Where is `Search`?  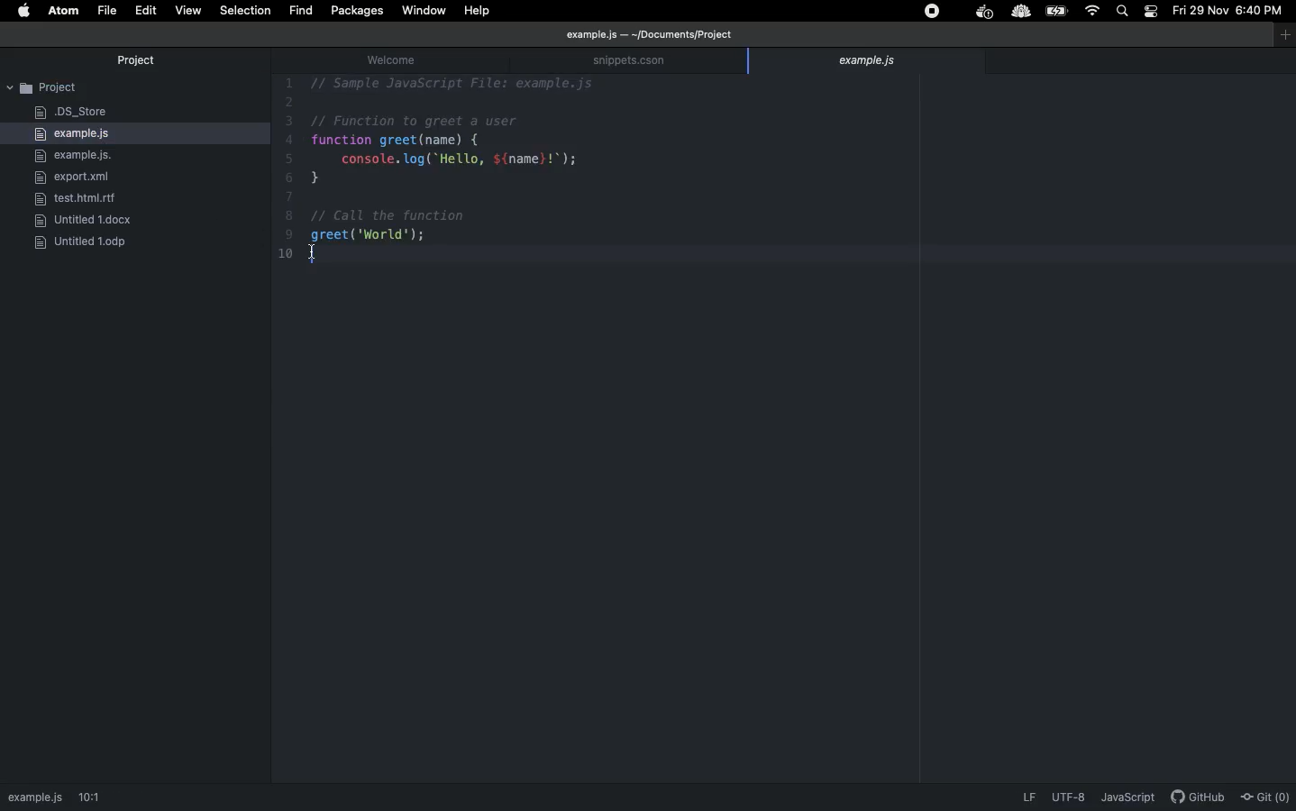 Search is located at coordinates (1125, 11).